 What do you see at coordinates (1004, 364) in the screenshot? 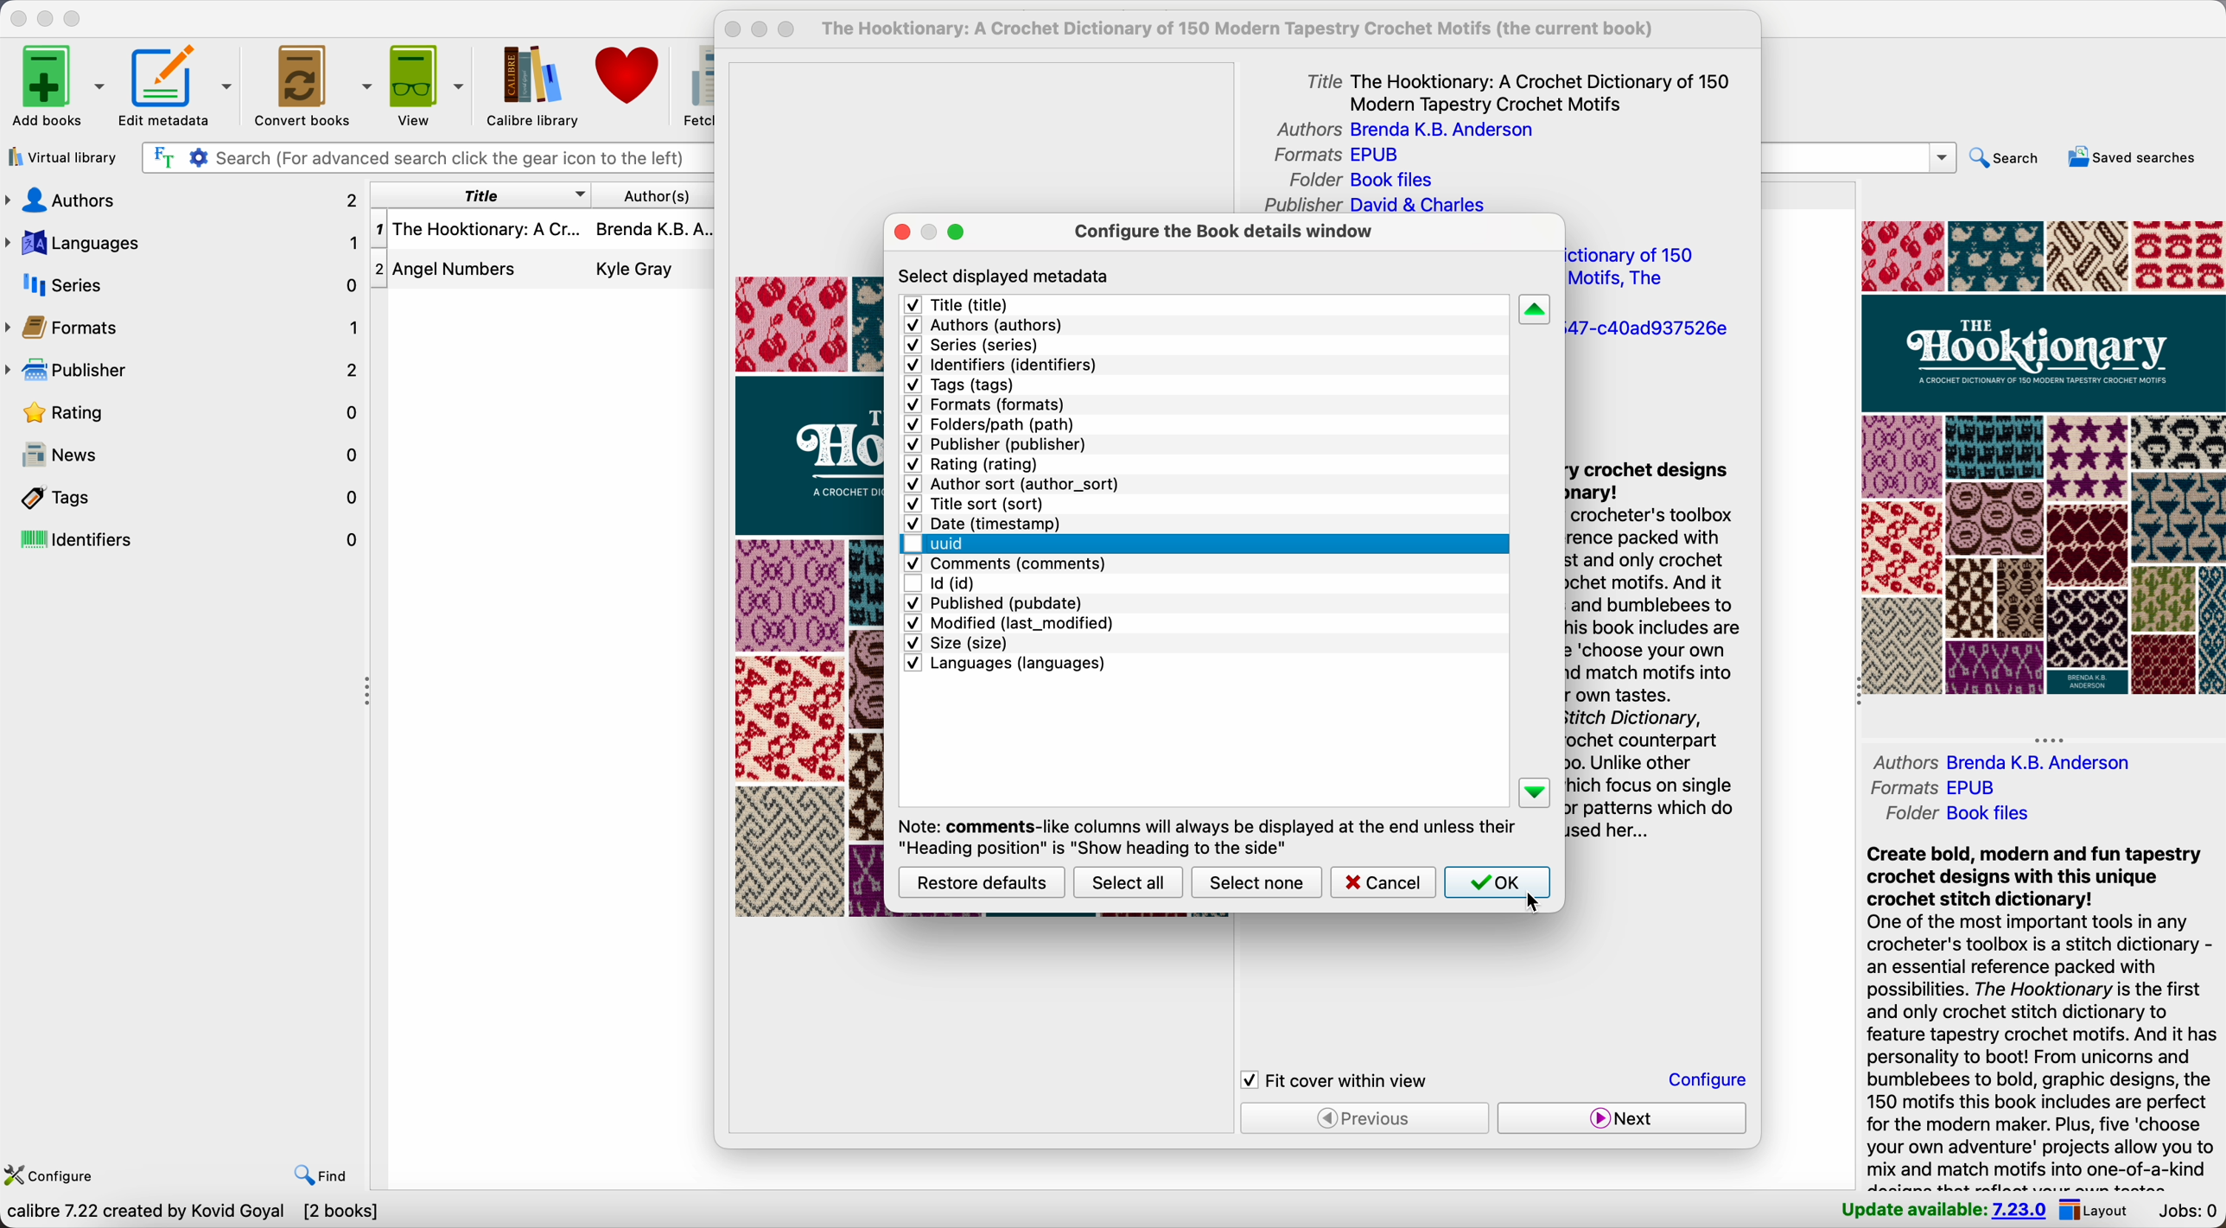
I see `identifiers` at bounding box center [1004, 364].